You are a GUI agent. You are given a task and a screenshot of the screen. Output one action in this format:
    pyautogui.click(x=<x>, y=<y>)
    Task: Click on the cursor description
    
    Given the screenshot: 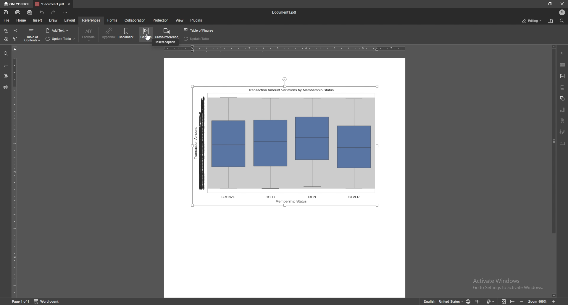 What is the action you would take?
    pyautogui.click(x=166, y=43)
    